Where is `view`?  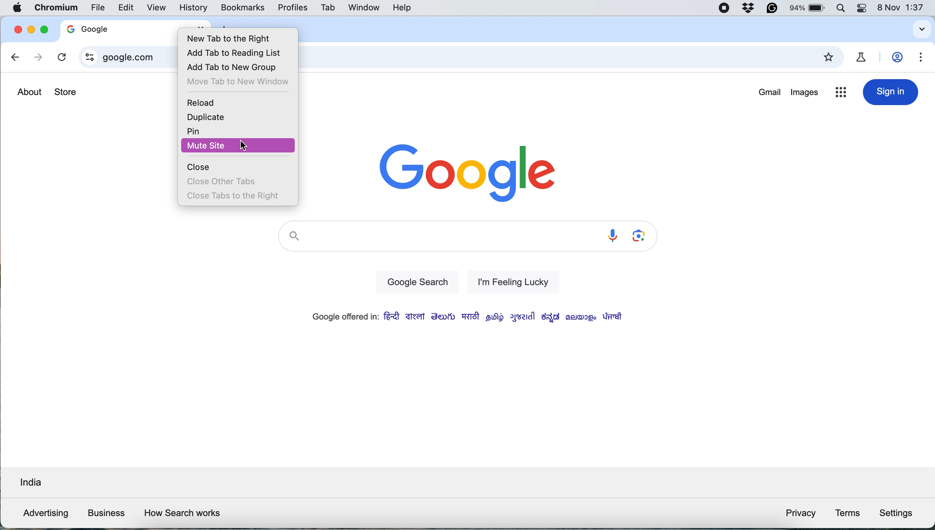
view is located at coordinates (160, 7).